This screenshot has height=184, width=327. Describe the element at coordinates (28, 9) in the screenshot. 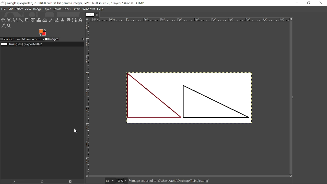

I see `View` at that location.